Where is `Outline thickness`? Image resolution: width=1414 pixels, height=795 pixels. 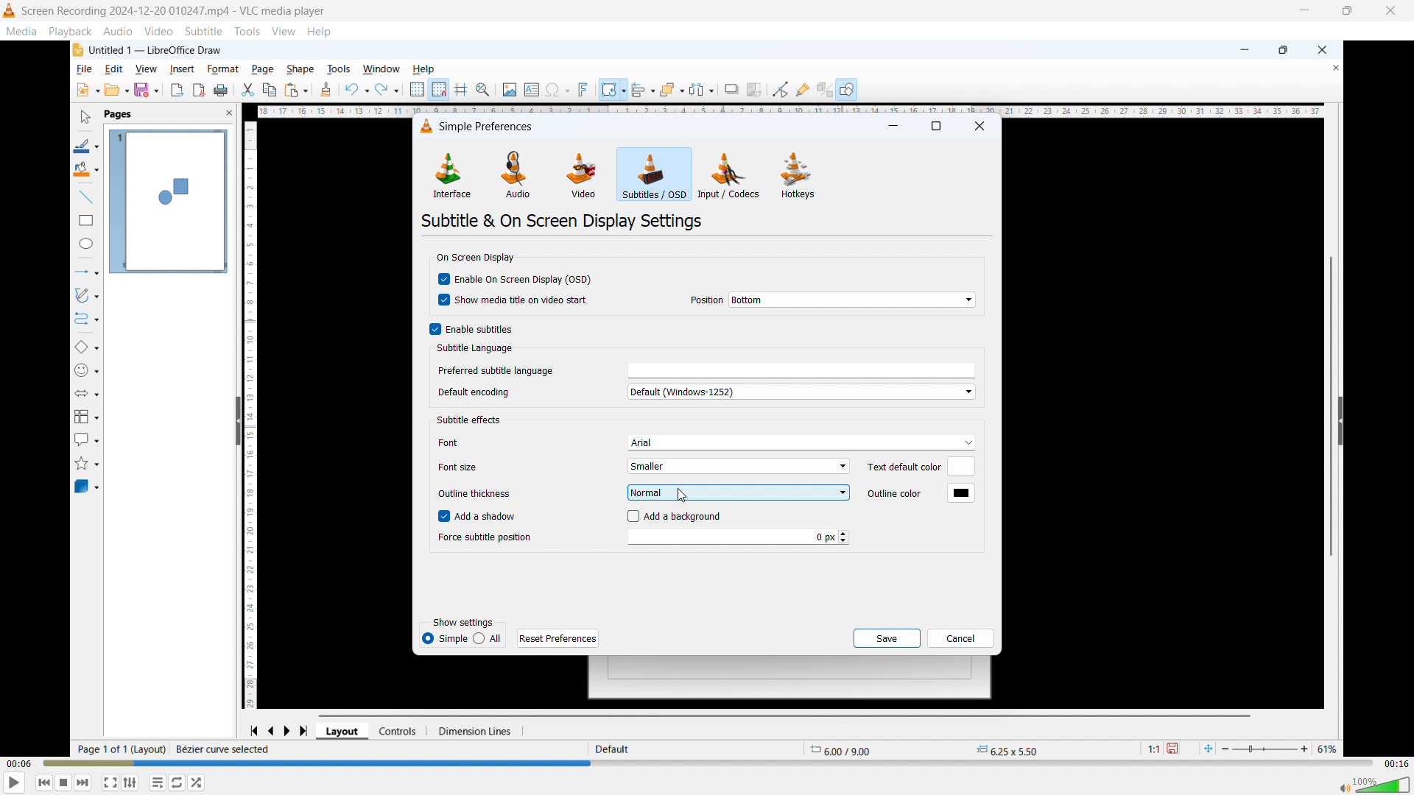
Outline thickness is located at coordinates (474, 493).